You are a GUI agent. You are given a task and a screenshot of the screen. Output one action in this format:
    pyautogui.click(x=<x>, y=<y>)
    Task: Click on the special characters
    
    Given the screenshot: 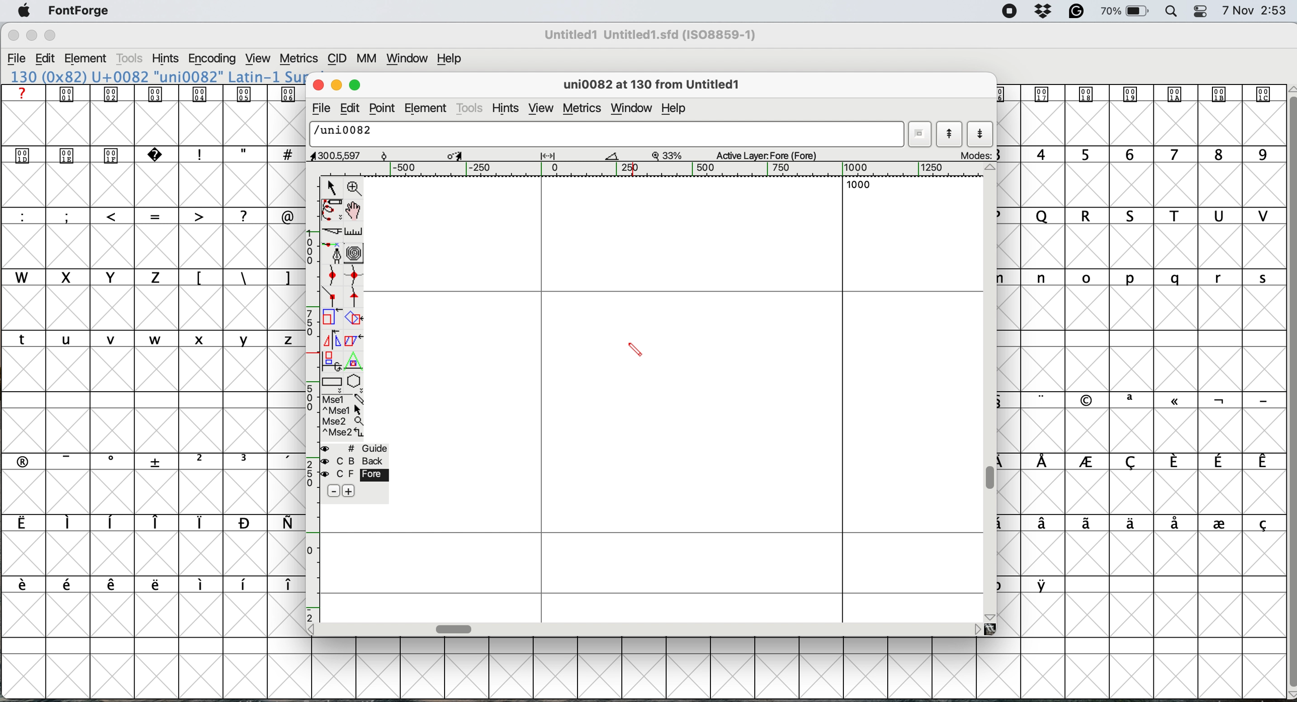 What is the action you would take?
    pyautogui.click(x=148, y=523)
    